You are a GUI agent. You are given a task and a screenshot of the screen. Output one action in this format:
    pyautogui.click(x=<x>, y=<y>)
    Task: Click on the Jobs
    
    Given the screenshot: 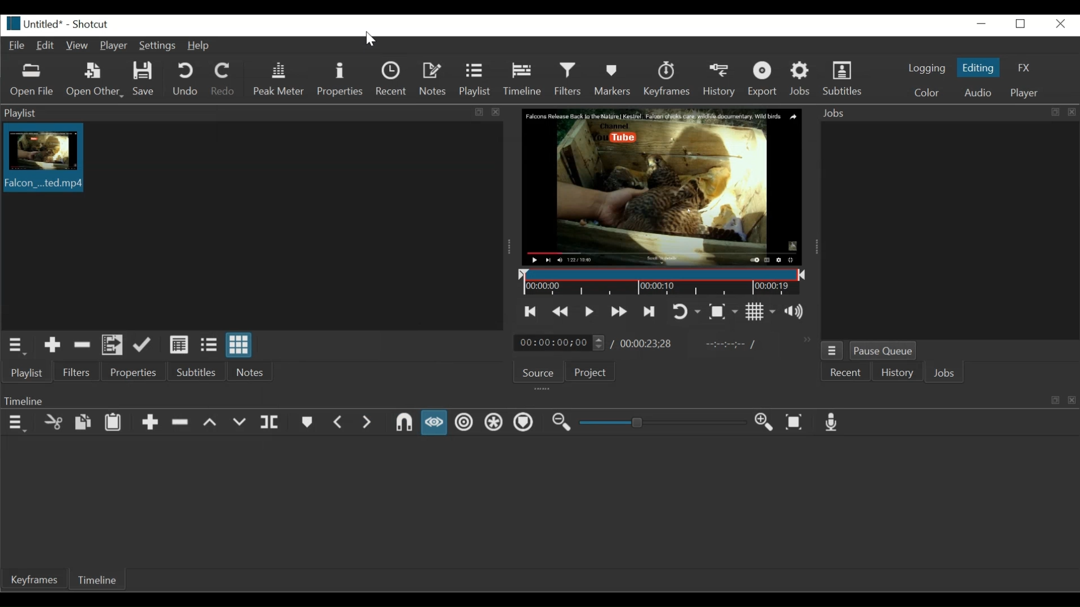 What is the action you would take?
    pyautogui.click(x=802, y=80)
    